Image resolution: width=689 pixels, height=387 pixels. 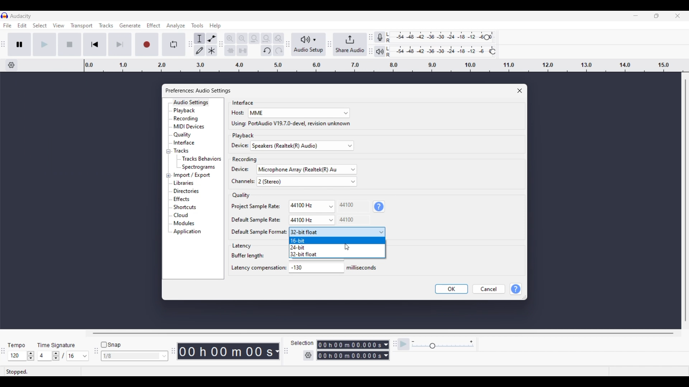 What do you see at coordinates (348, 220) in the screenshot?
I see `` at bounding box center [348, 220].